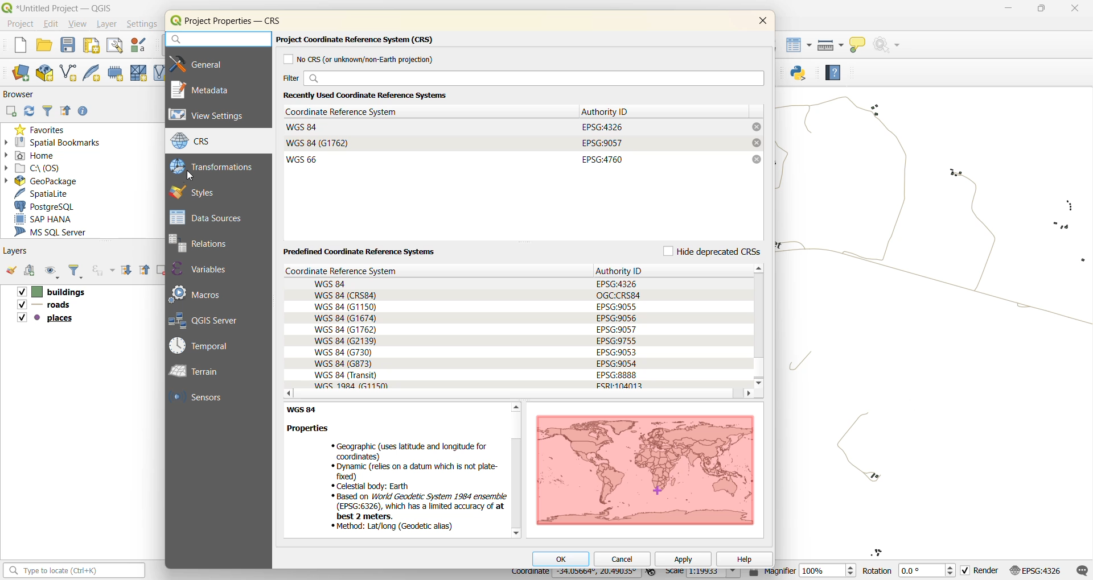 The height and width of the screenshot is (580, 1093). What do you see at coordinates (102, 271) in the screenshot?
I see `filter by experience` at bounding box center [102, 271].